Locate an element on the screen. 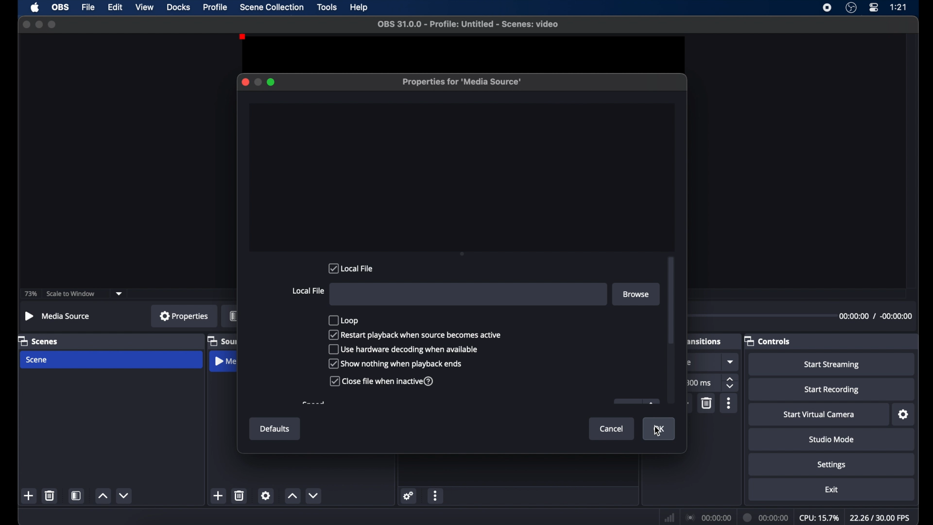 The width and height of the screenshot is (933, 525). browse is located at coordinates (634, 295).